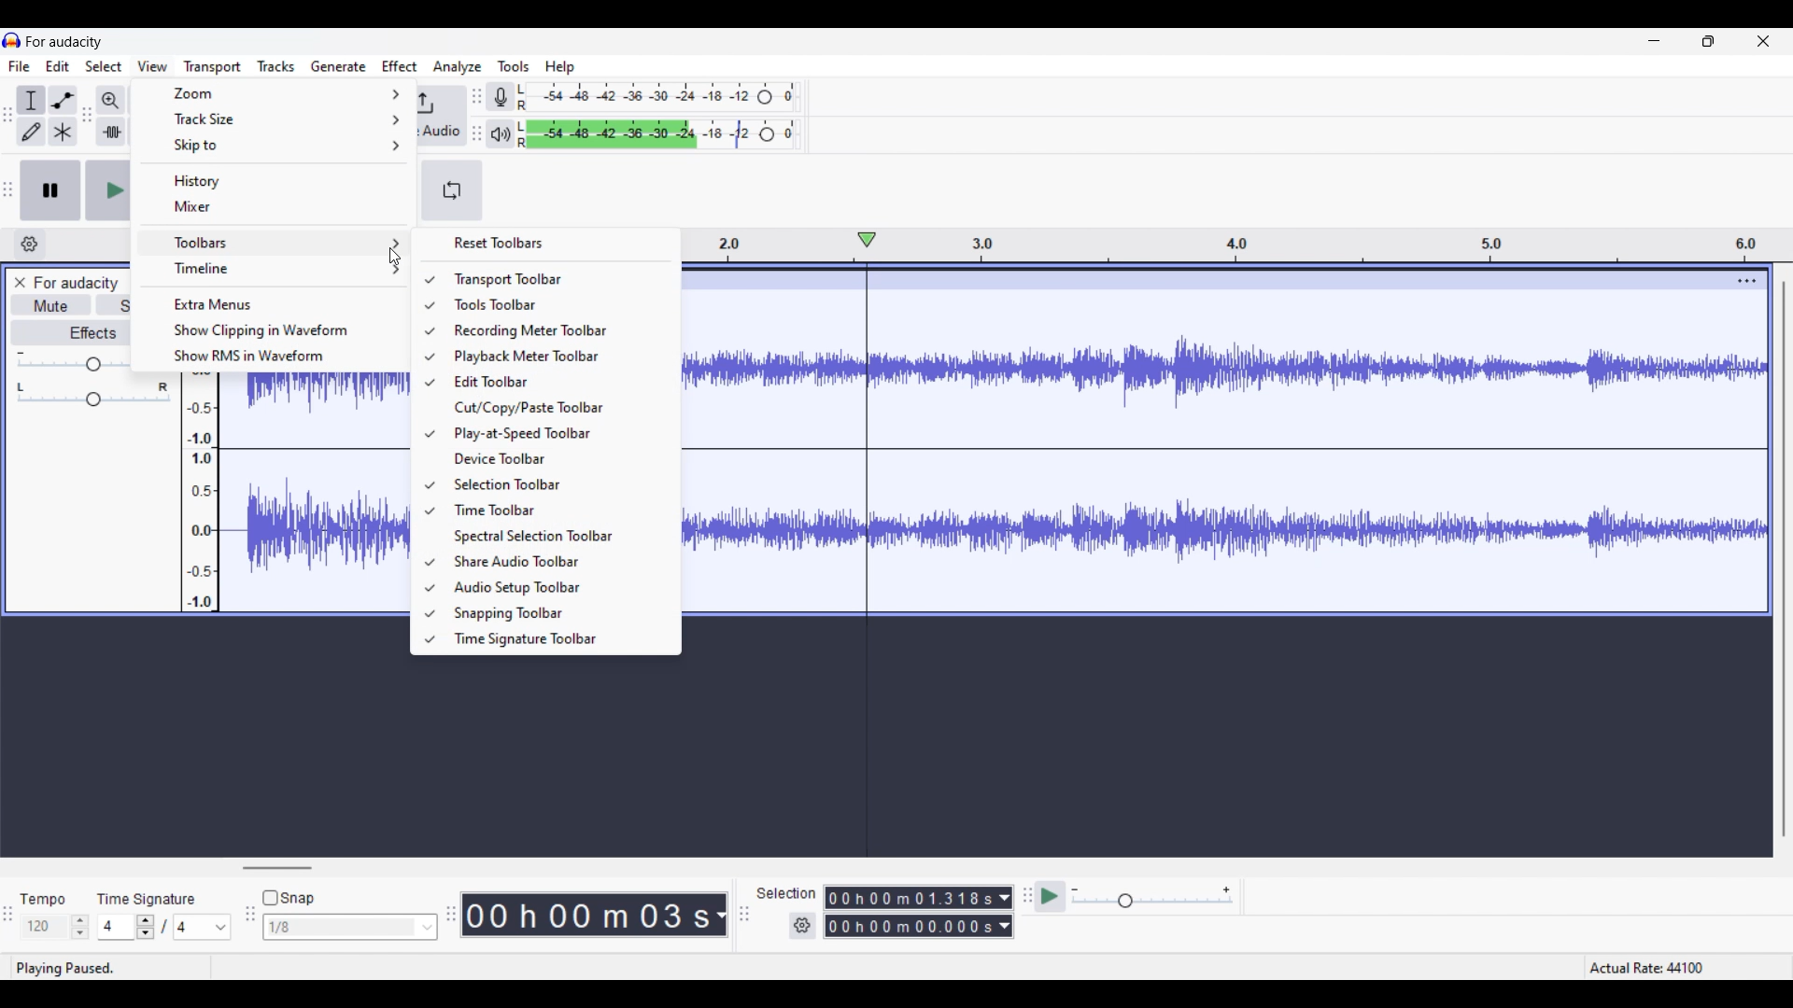  Describe the element at coordinates (275, 303) in the screenshot. I see `Extra menus` at that location.